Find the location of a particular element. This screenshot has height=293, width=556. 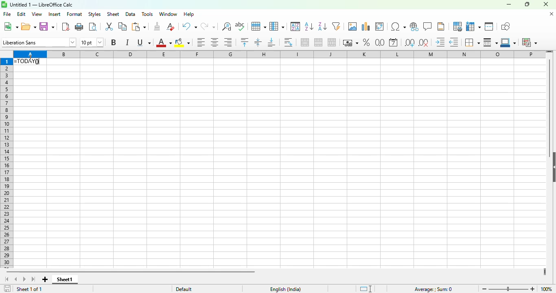

bold is located at coordinates (113, 42).